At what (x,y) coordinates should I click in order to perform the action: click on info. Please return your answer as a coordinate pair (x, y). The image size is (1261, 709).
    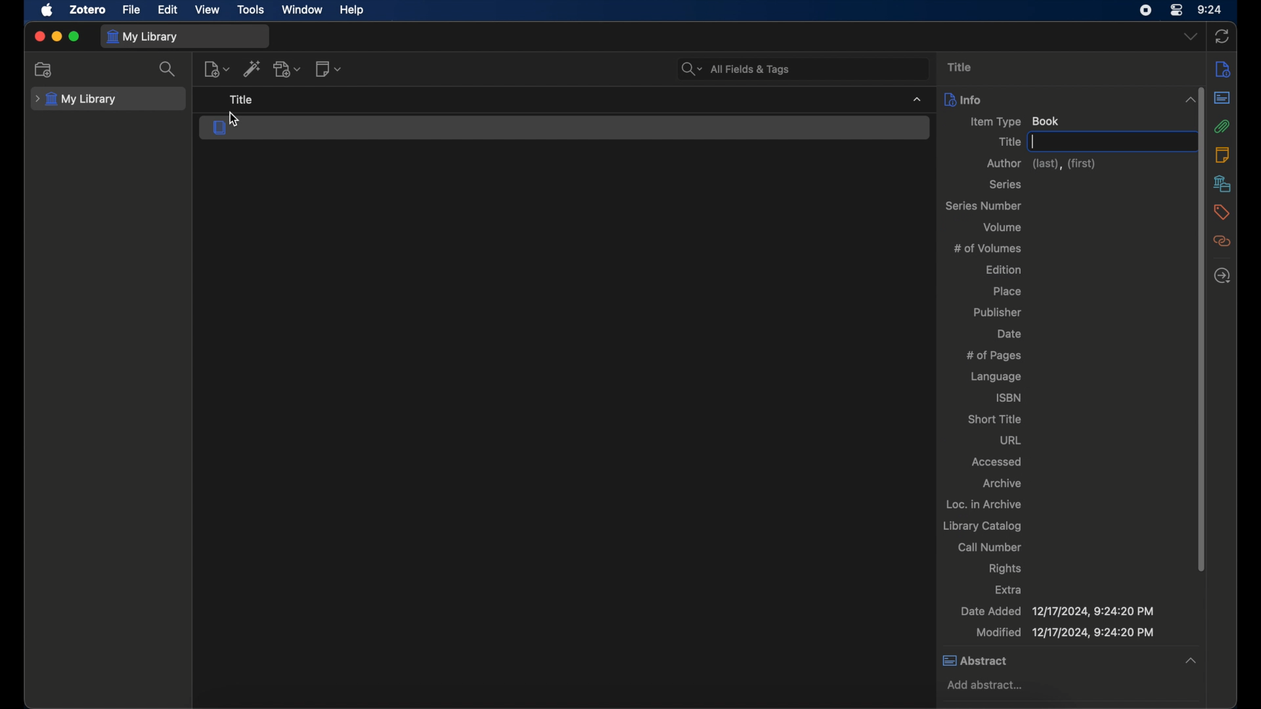
    Looking at the image, I should click on (1223, 69).